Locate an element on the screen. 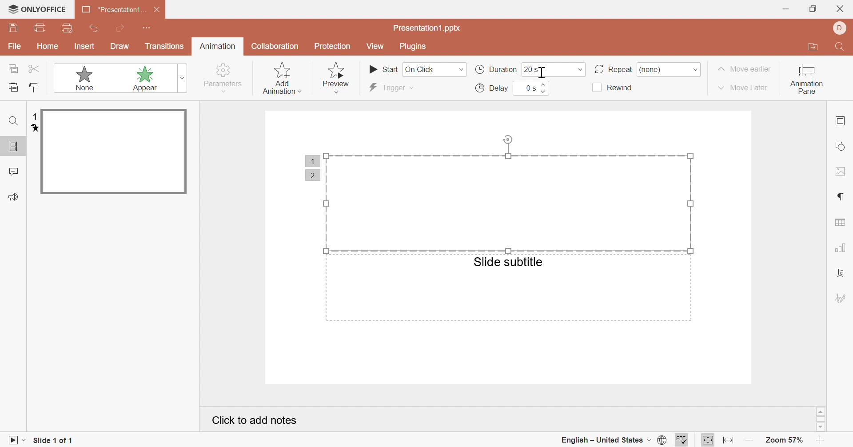  more animations is located at coordinates (183, 78).